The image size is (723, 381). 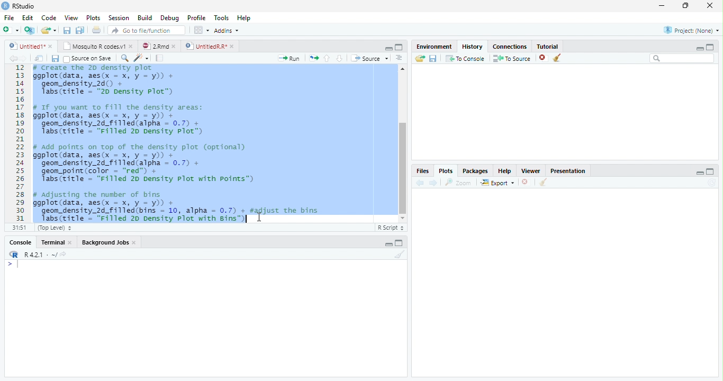 I want to click on ‘Mosquito R codes.v1, so click(x=94, y=46).